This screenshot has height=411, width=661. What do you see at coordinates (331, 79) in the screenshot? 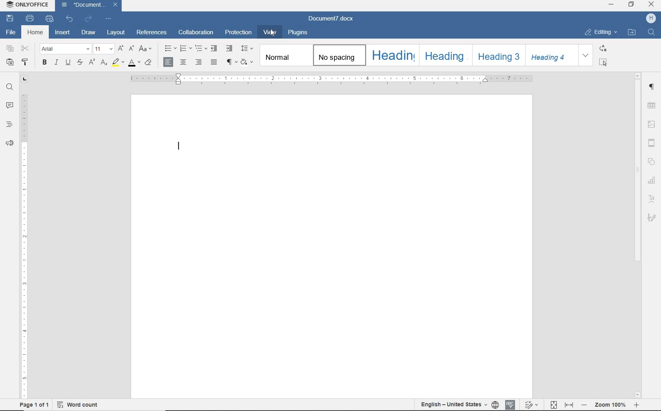
I see `RULER` at bounding box center [331, 79].